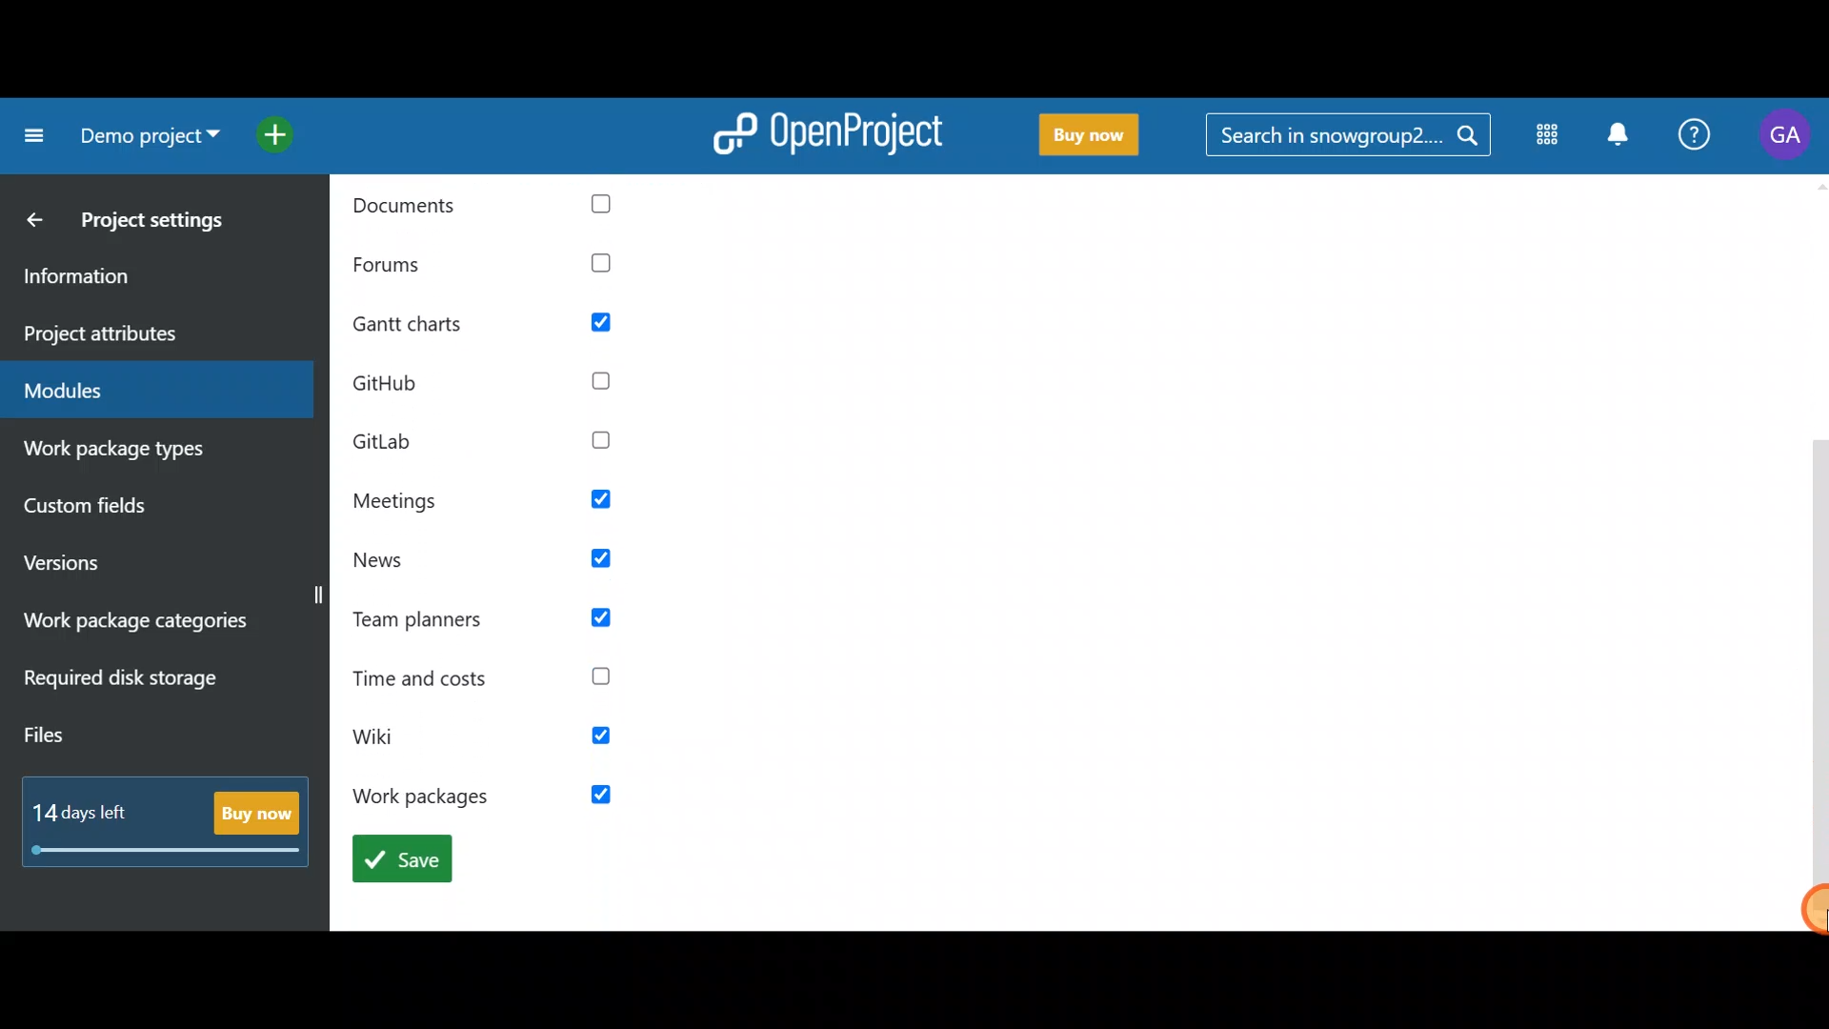 The height and width of the screenshot is (1029, 1829). What do you see at coordinates (1816, 910) in the screenshot?
I see `Cursor-drag to` at bounding box center [1816, 910].